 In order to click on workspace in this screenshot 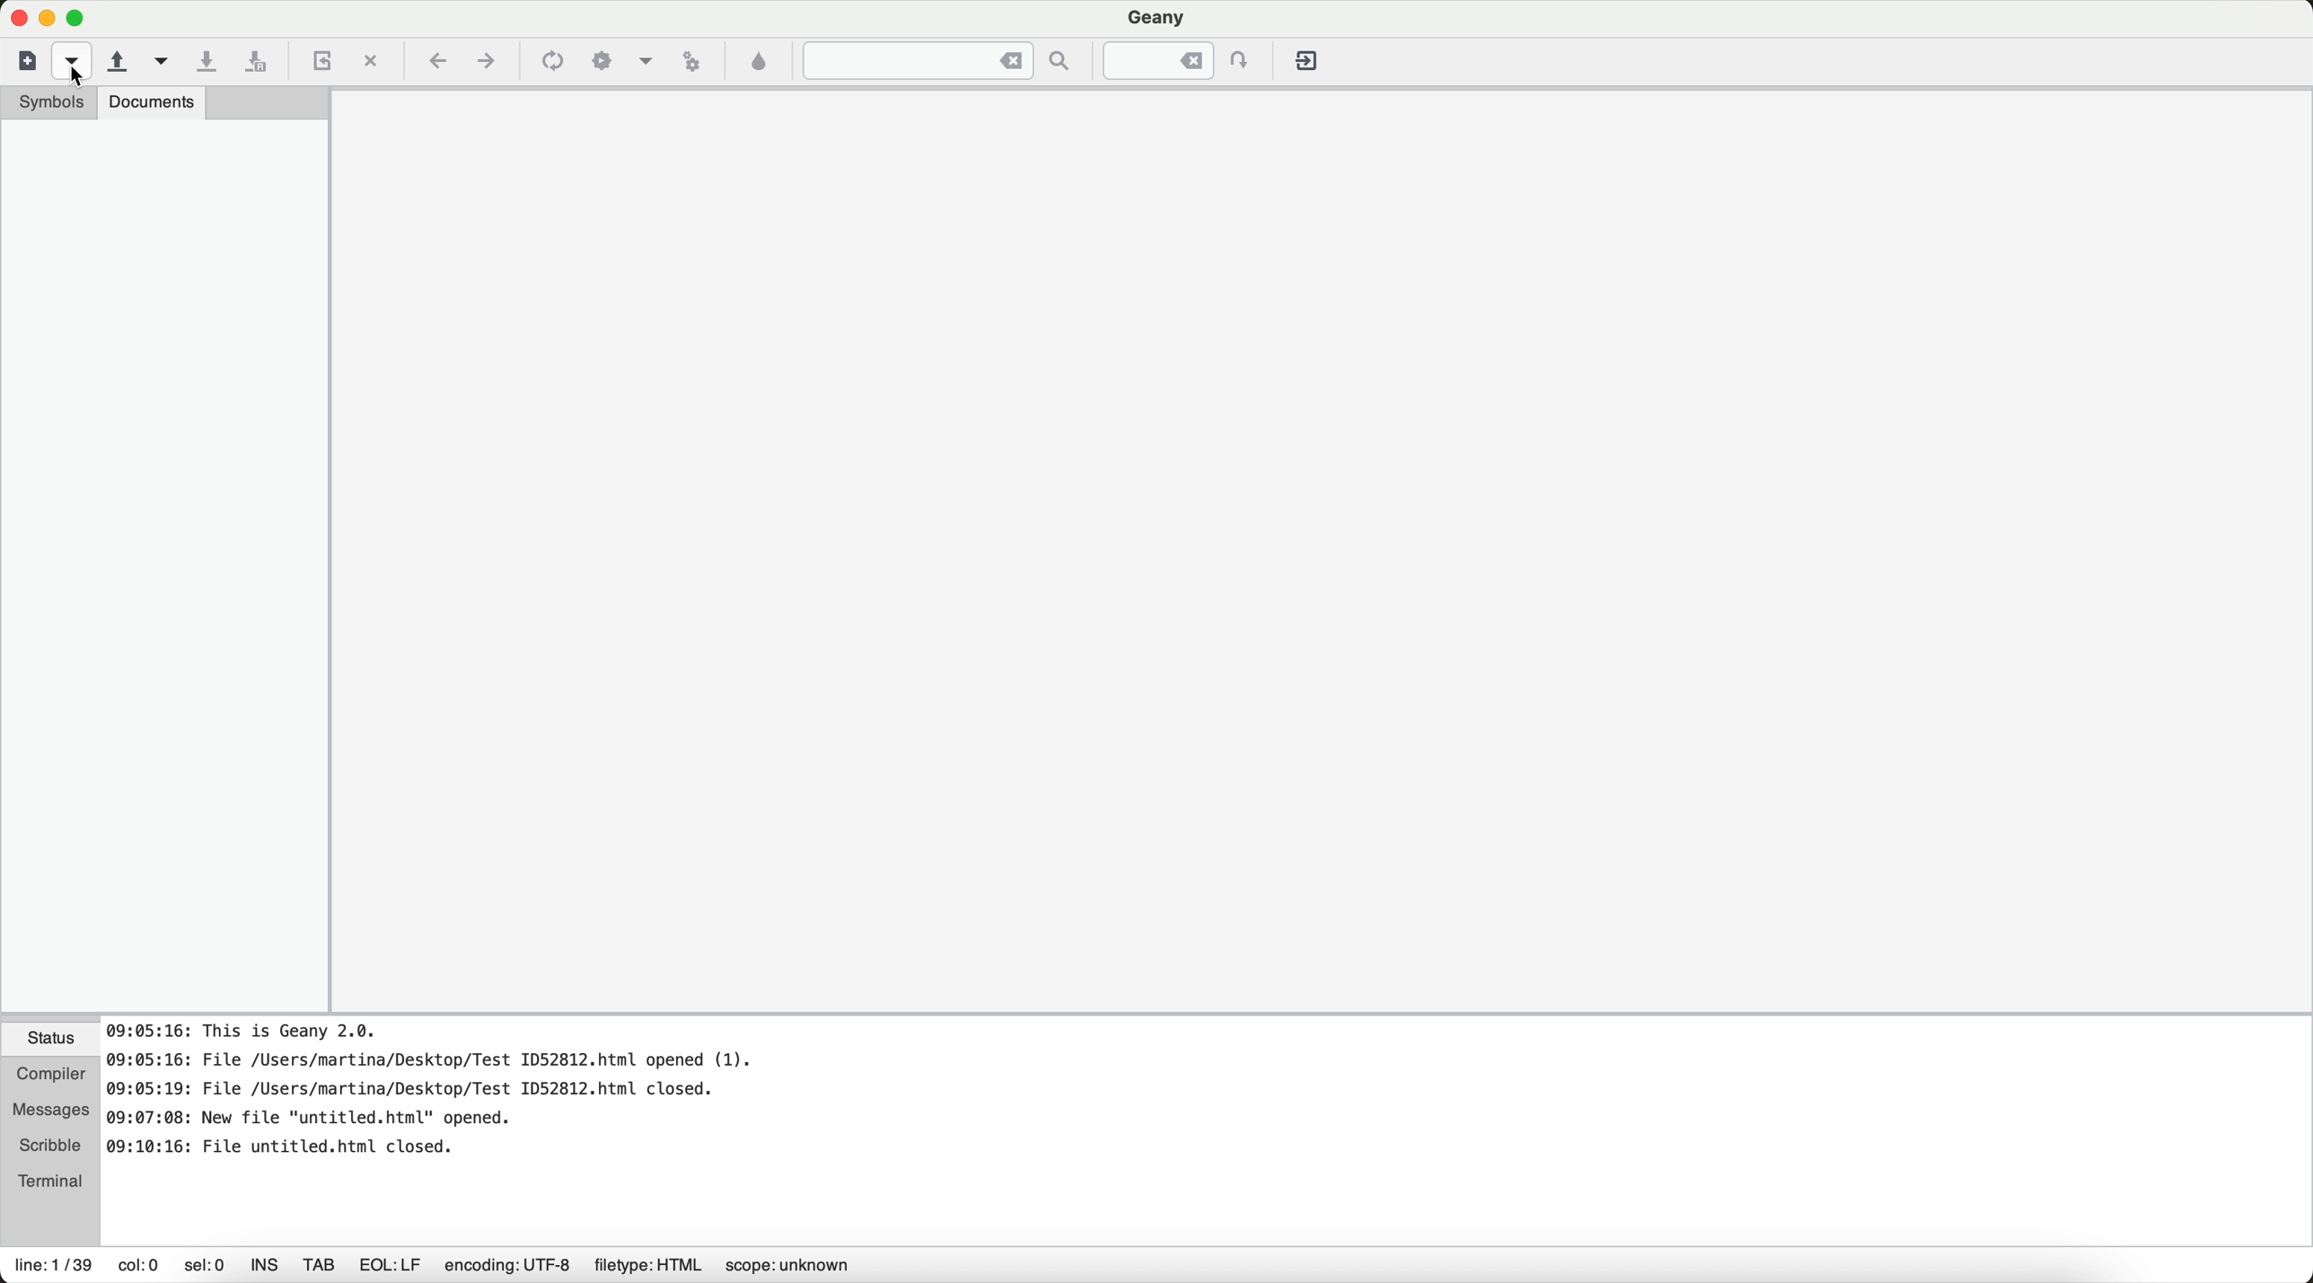, I will do `click(1325, 552)`.